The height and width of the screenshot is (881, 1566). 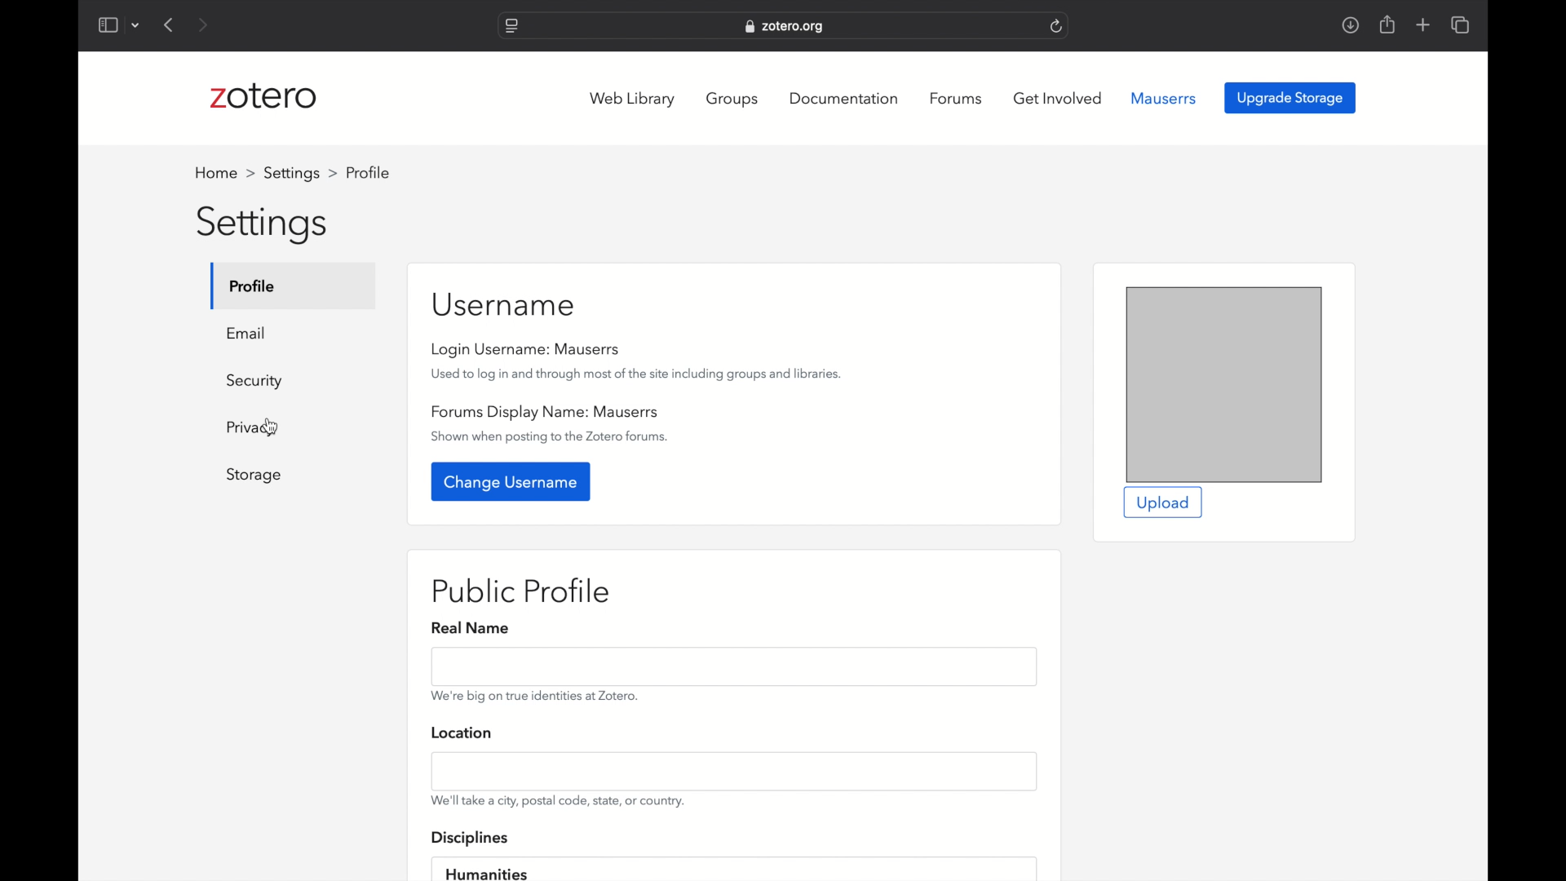 I want to click on documentation, so click(x=847, y=98).